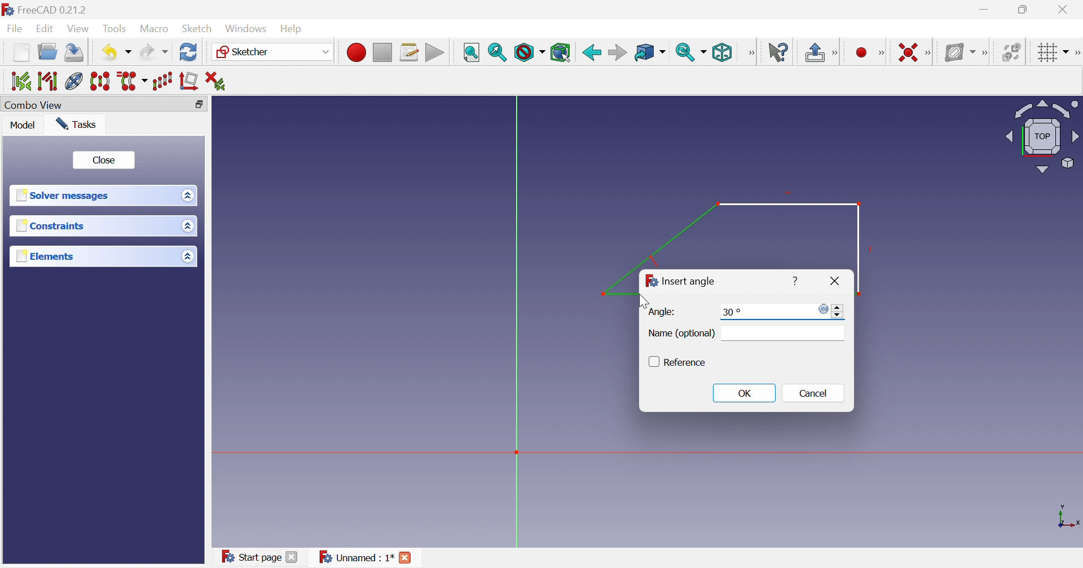  Describe the element at coordinates (1024, 9) in the screenshot. I see `Restore Down` at that location.